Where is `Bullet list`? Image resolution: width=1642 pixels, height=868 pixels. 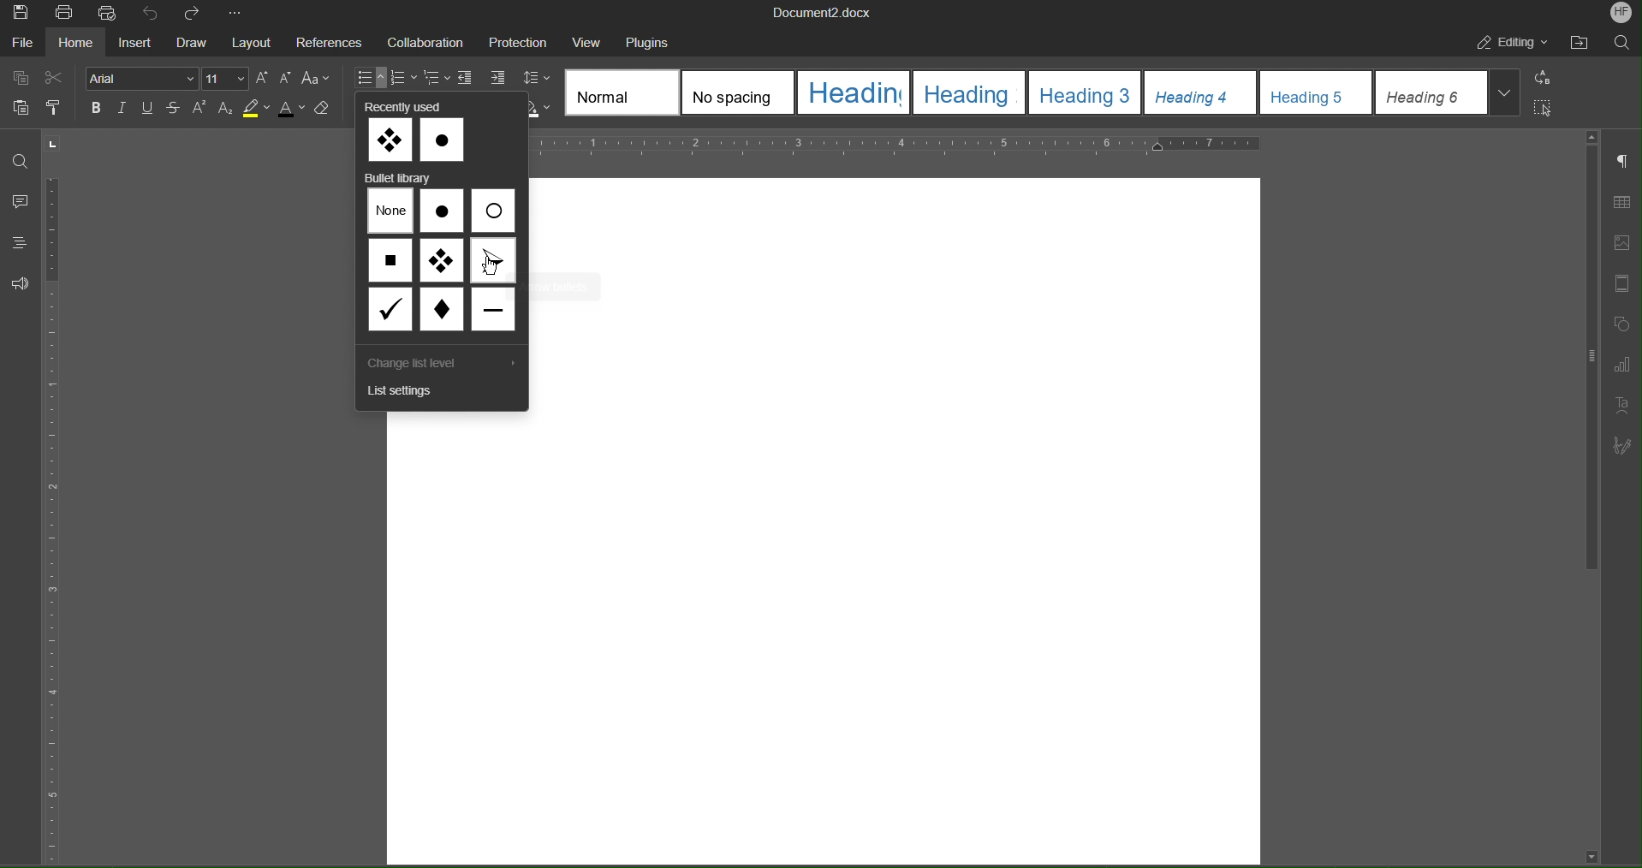 Bullet list is located at coordinates (372, 76).